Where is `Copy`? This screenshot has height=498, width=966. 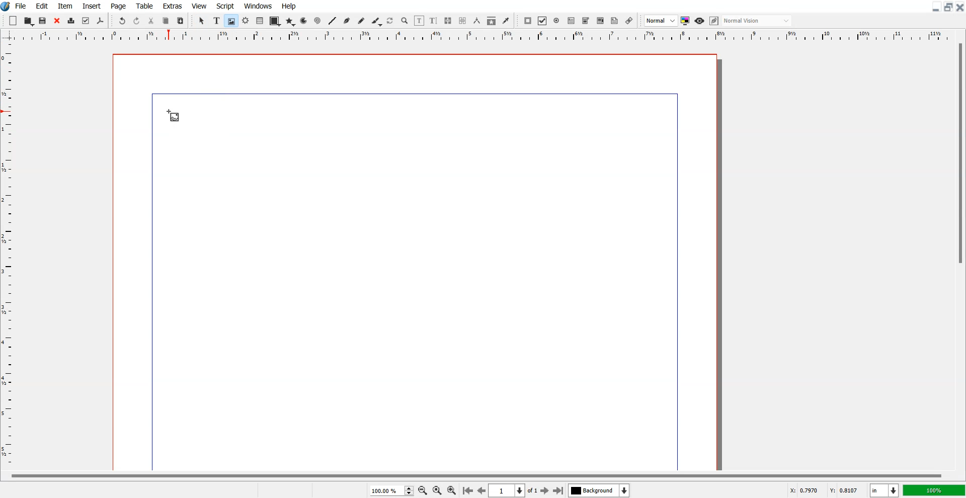 Copy is located at coordinates (166, 20).